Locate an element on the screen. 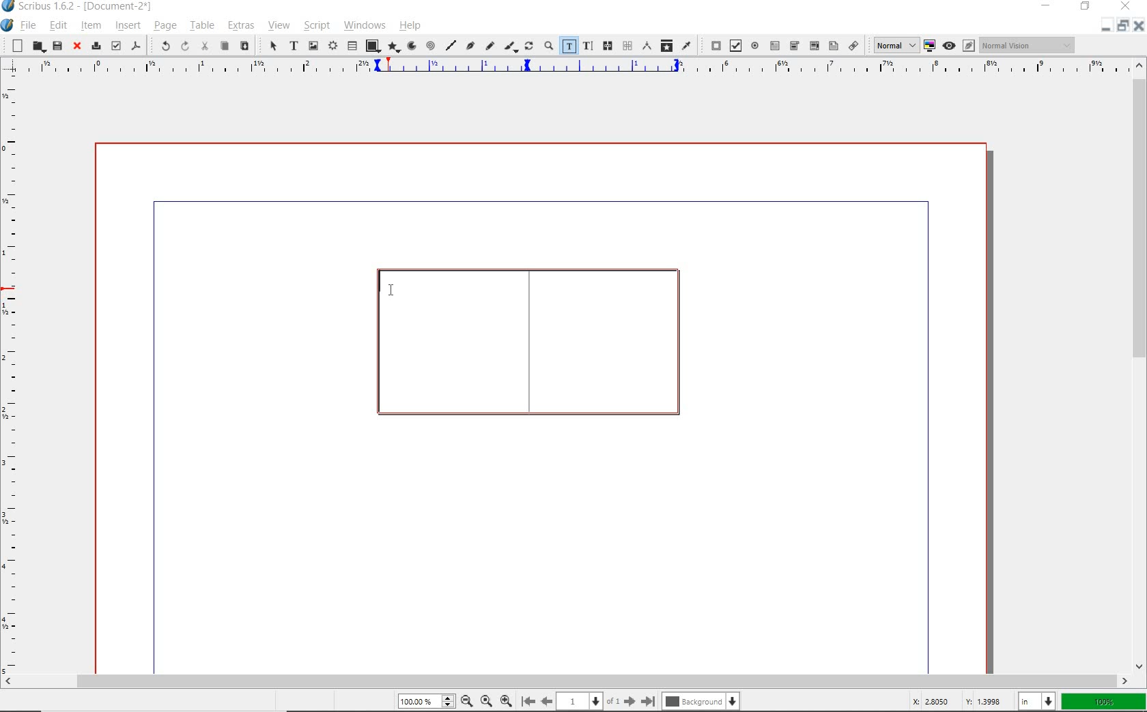 This screenshot has width=1147, height=712. view is located at coordinates (278, 25).